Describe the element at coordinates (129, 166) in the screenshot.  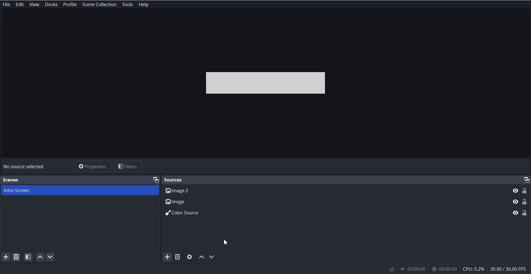
I see `Filters` at that location.